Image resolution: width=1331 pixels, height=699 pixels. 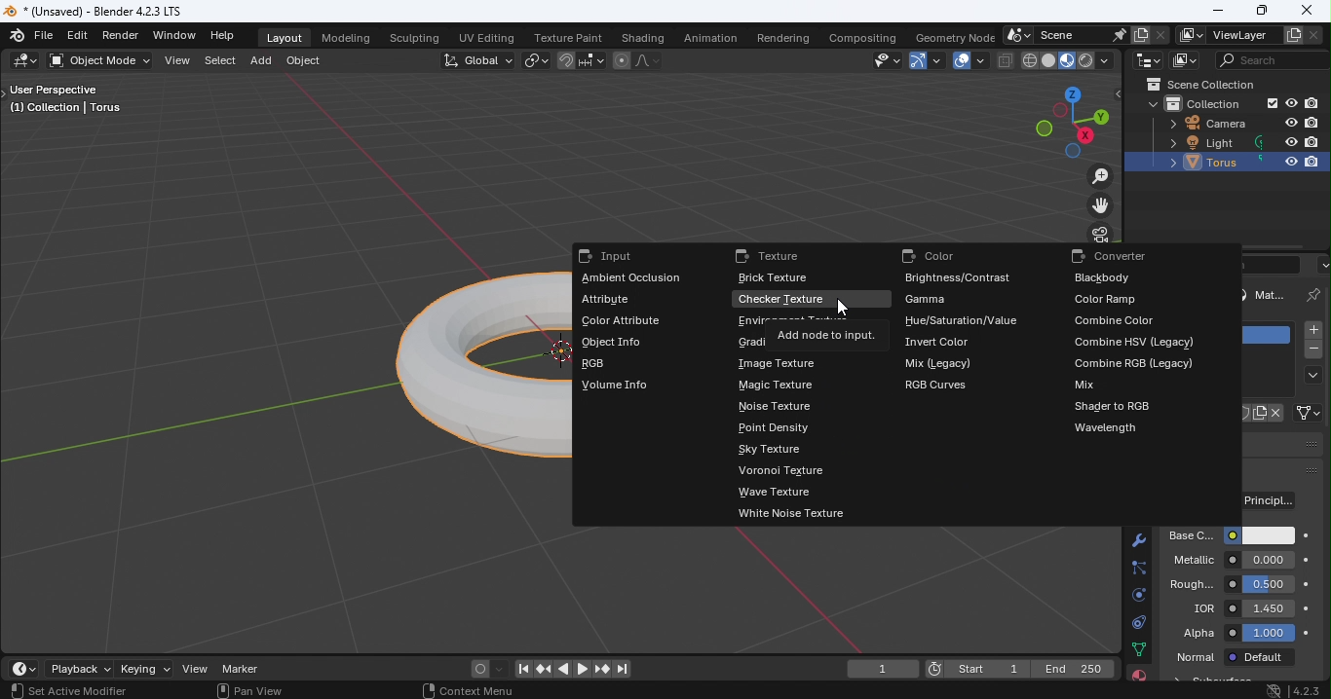 What do you see at coordinates (1160, 34) in the screenshot?
I see `Delete scene` at bounding box center [1160, 34].